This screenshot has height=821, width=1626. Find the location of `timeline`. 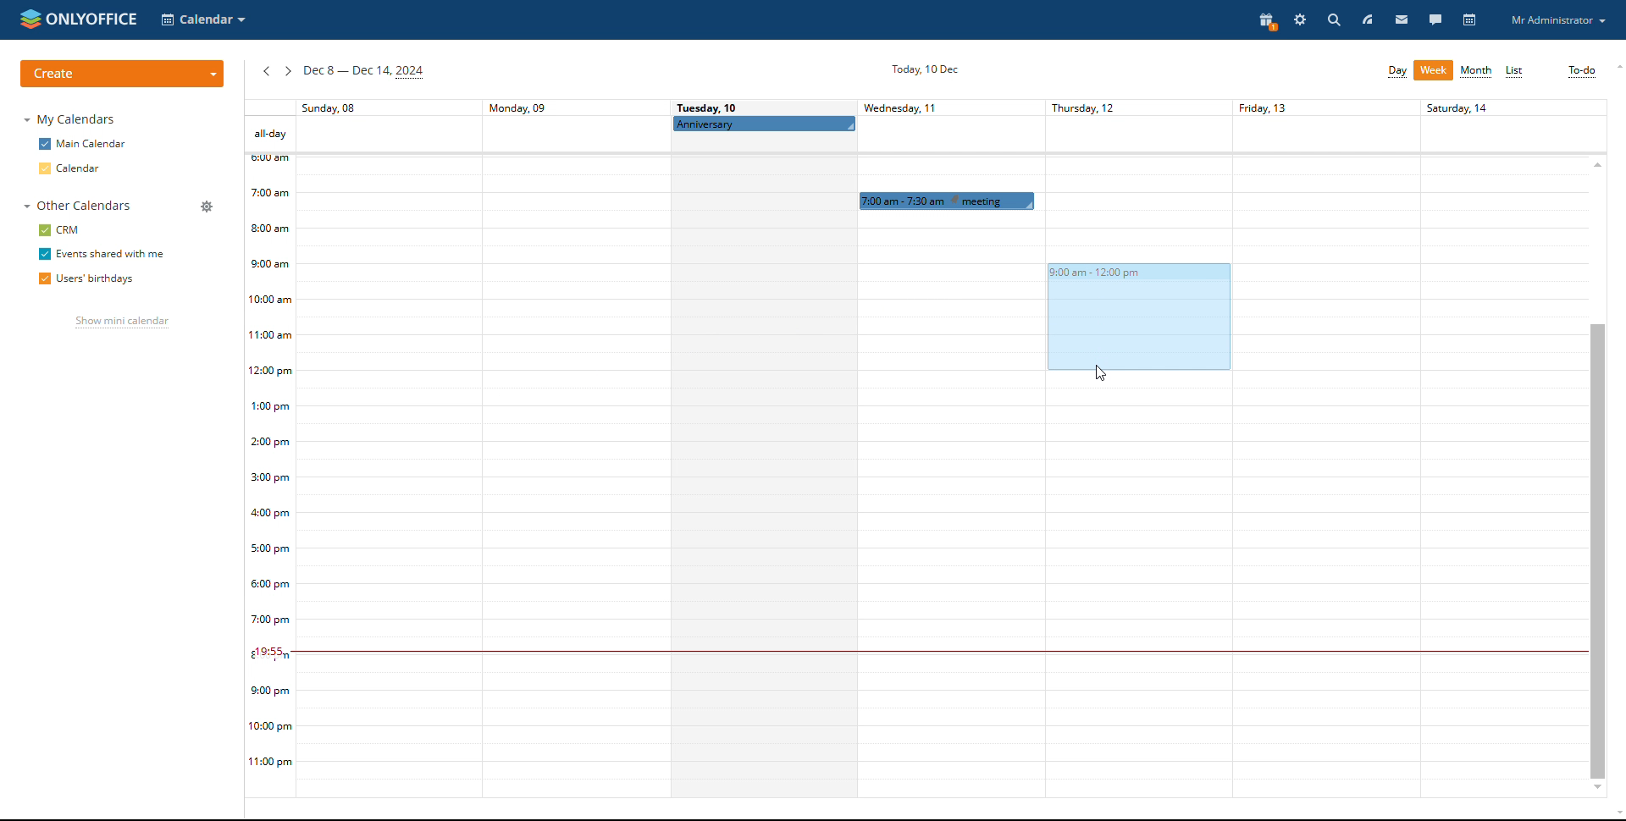

timeline is located at coordinates (270, 477).